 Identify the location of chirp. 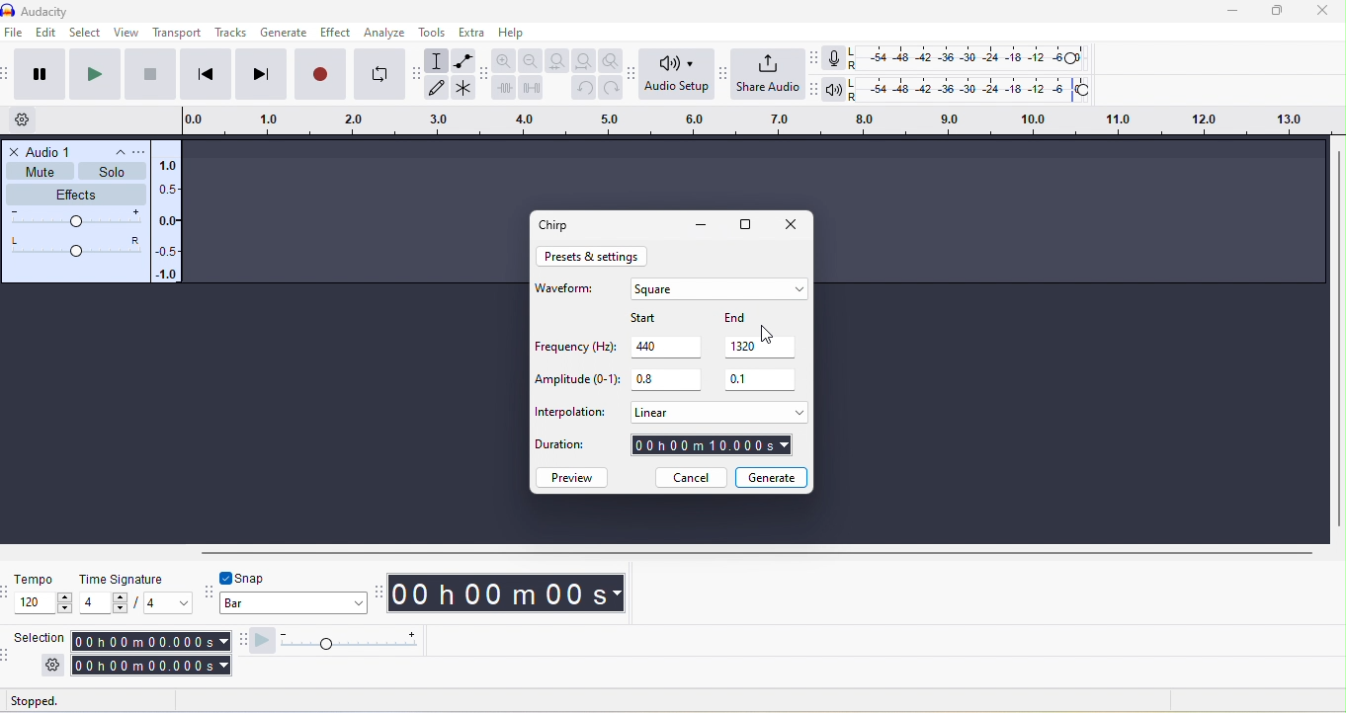
(558, 224).